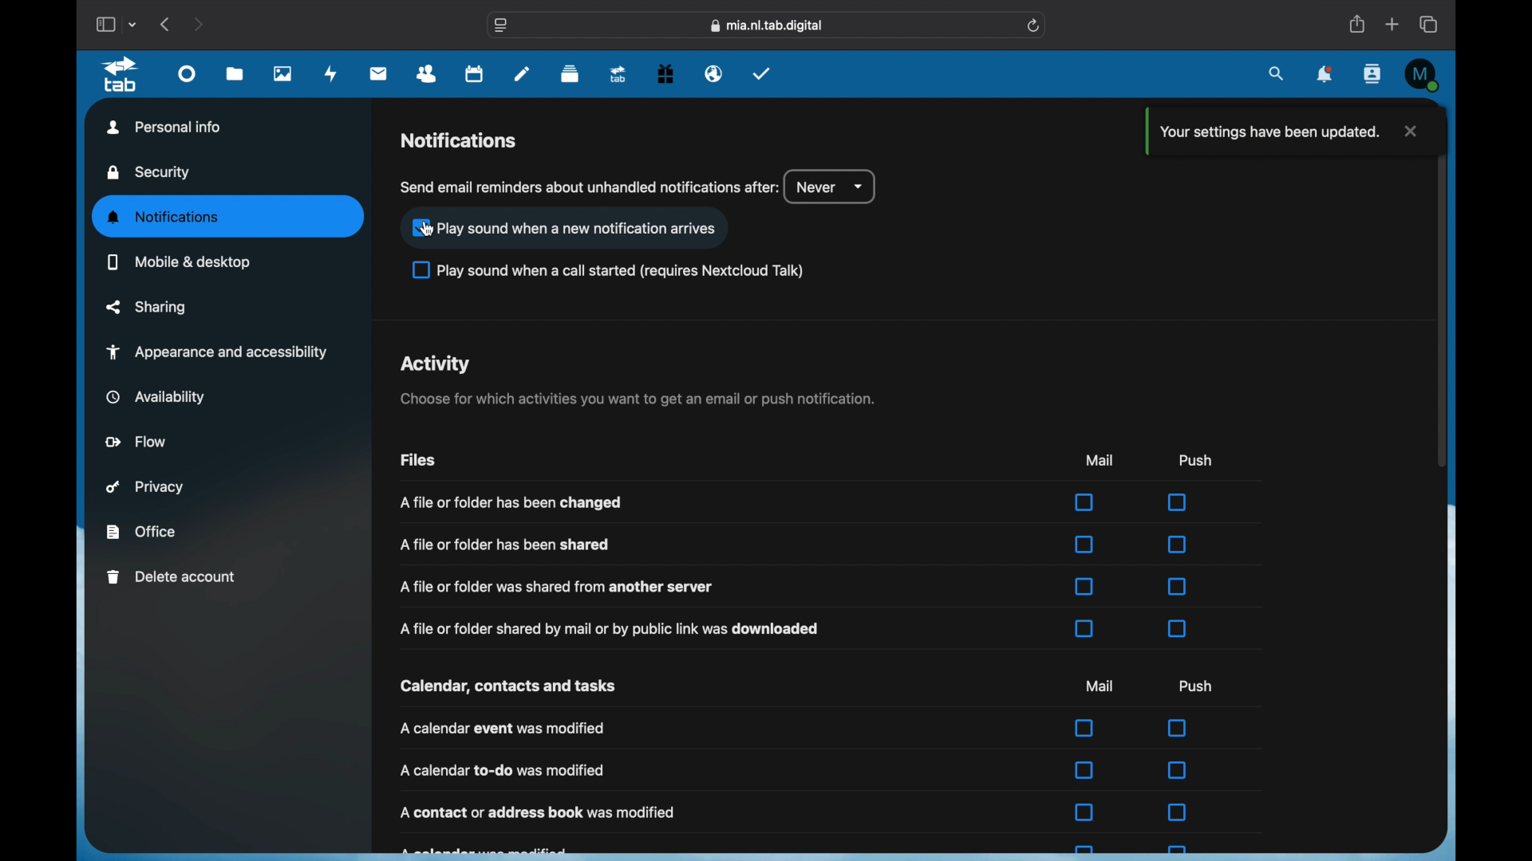 Image resolution: width=1532 pixels, height=861 pixels. What do you see at coordinates (1420, 72) in the screenshot?
I see `profile` at bounding box center [1420, 72].